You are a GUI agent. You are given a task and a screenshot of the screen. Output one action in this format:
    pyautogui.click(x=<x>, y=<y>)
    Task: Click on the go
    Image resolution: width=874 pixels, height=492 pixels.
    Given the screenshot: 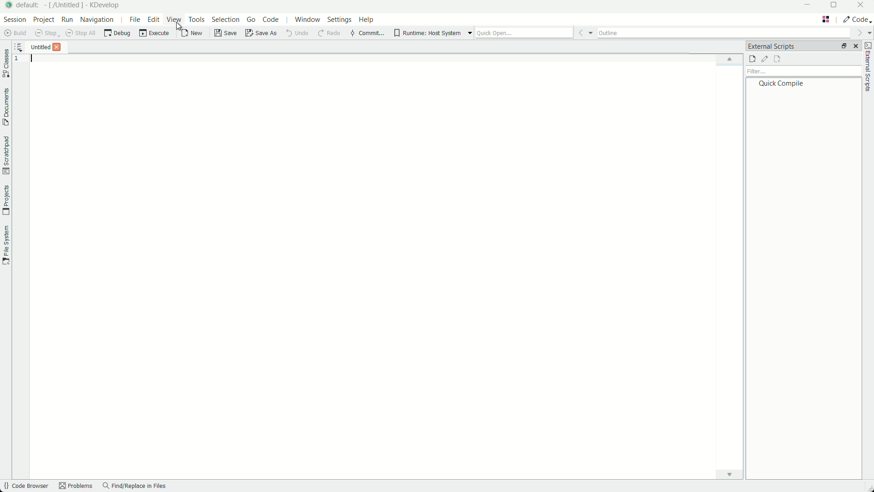 What is the action you would take?
    pyautogui.click(x=250, y=21)
    